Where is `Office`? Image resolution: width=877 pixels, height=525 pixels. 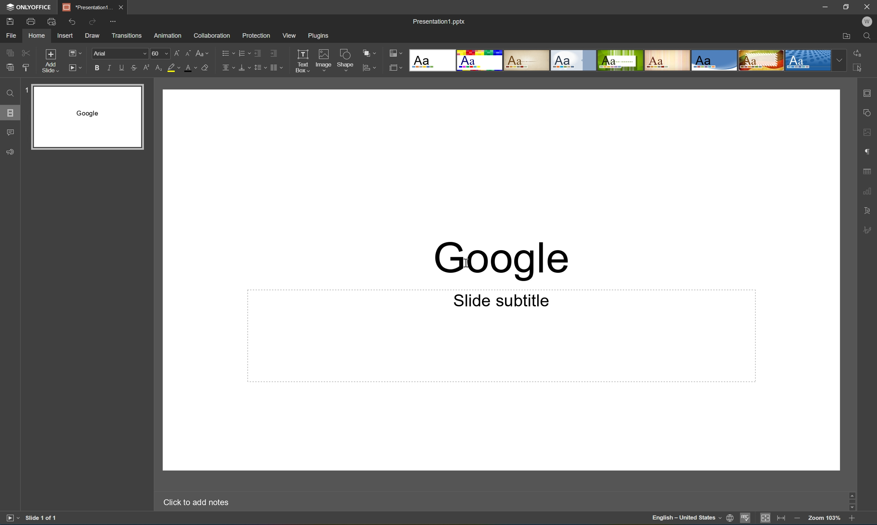
Office is located at coordinates (714, 61).